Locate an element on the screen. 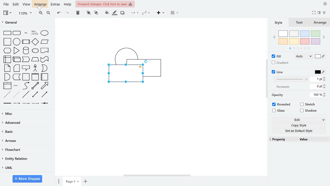 This screenshot has width=330, height=186. triangle is located at coordinates (16, 51).